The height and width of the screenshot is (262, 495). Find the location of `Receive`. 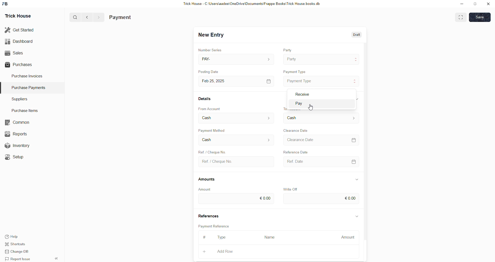

Receive is located at coordinates (302, 94).